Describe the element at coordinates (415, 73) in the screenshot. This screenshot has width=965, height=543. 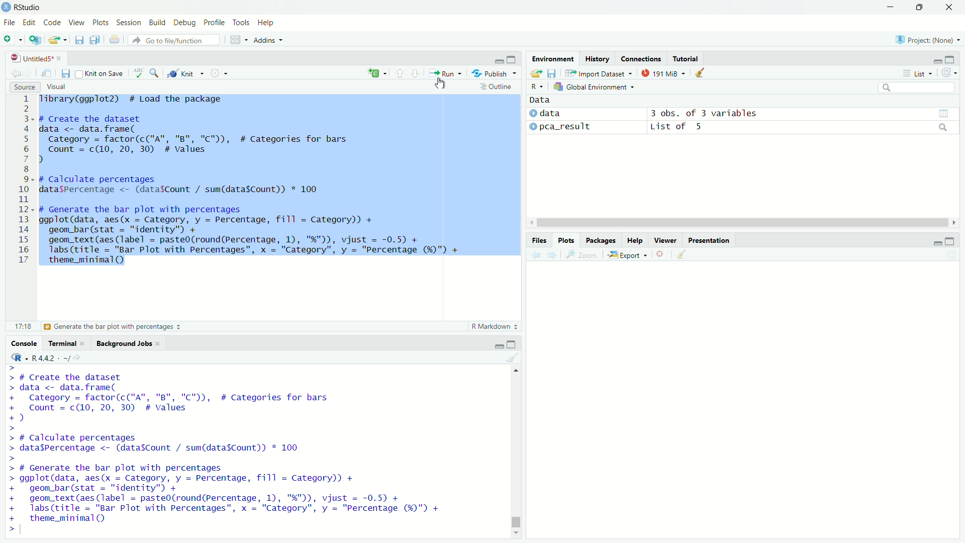
I see `go to next section` at that location.